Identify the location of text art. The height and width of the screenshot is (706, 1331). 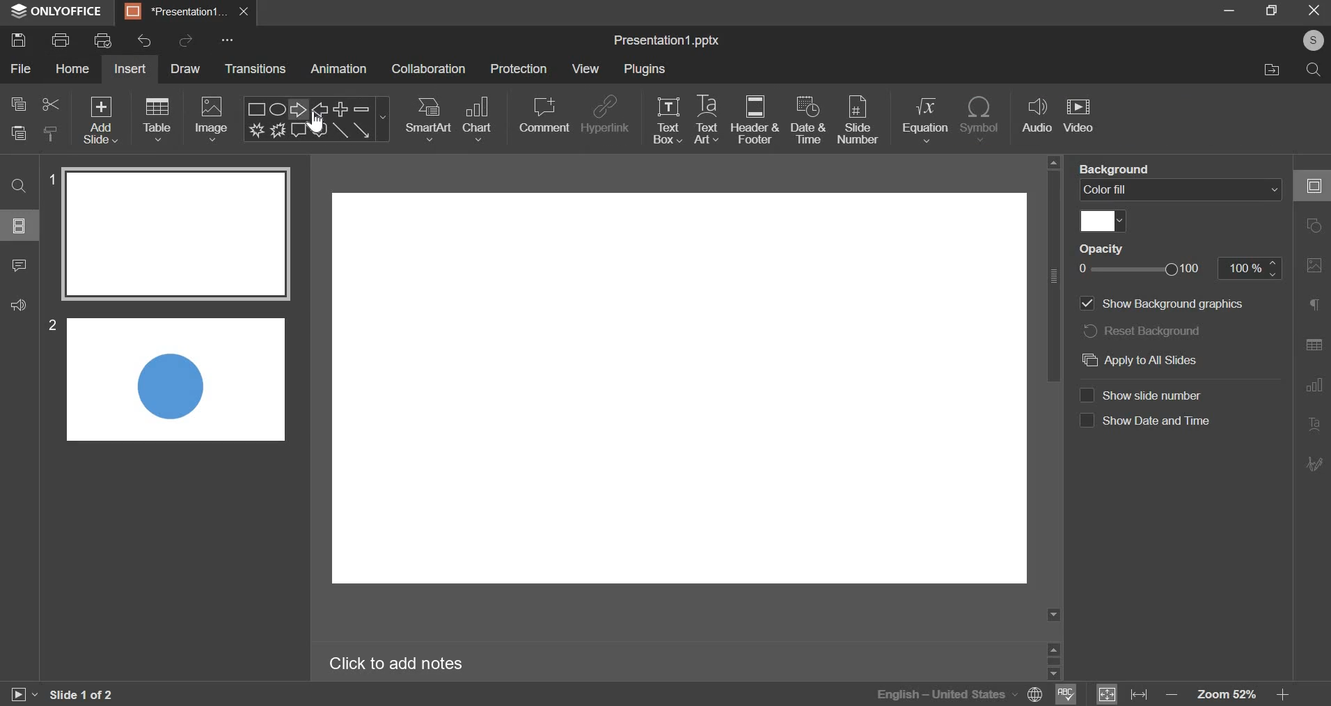
(707, 120).